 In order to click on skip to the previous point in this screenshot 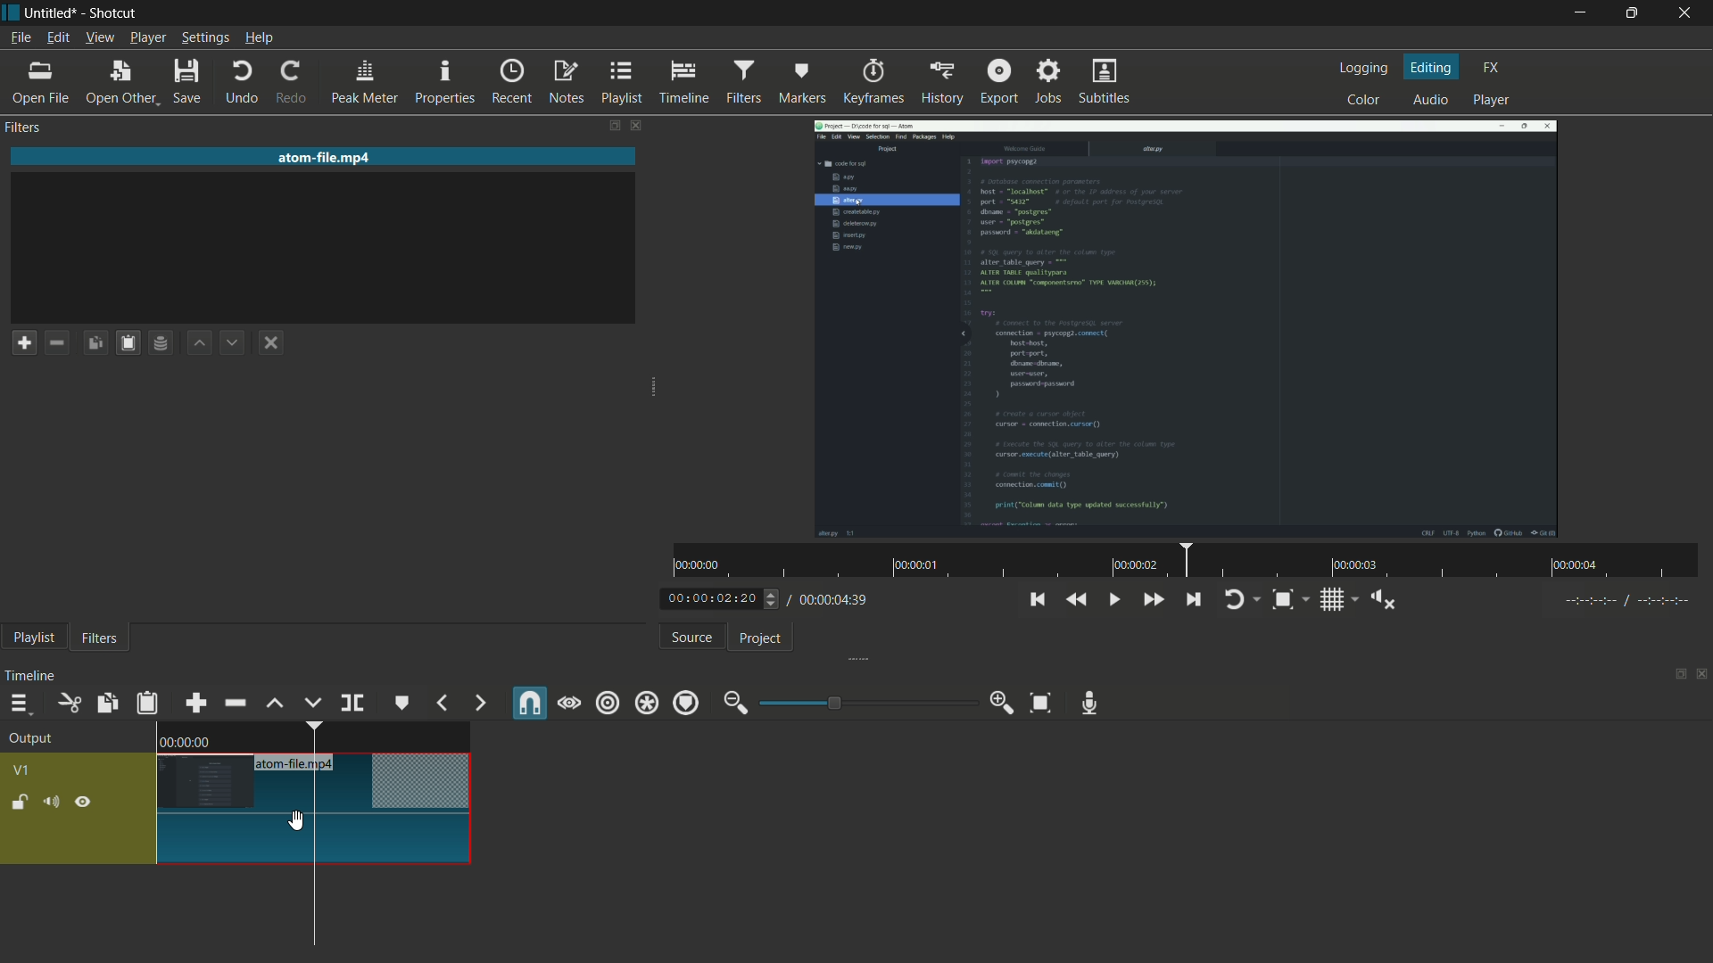, I will do `click(1035, 600)`.